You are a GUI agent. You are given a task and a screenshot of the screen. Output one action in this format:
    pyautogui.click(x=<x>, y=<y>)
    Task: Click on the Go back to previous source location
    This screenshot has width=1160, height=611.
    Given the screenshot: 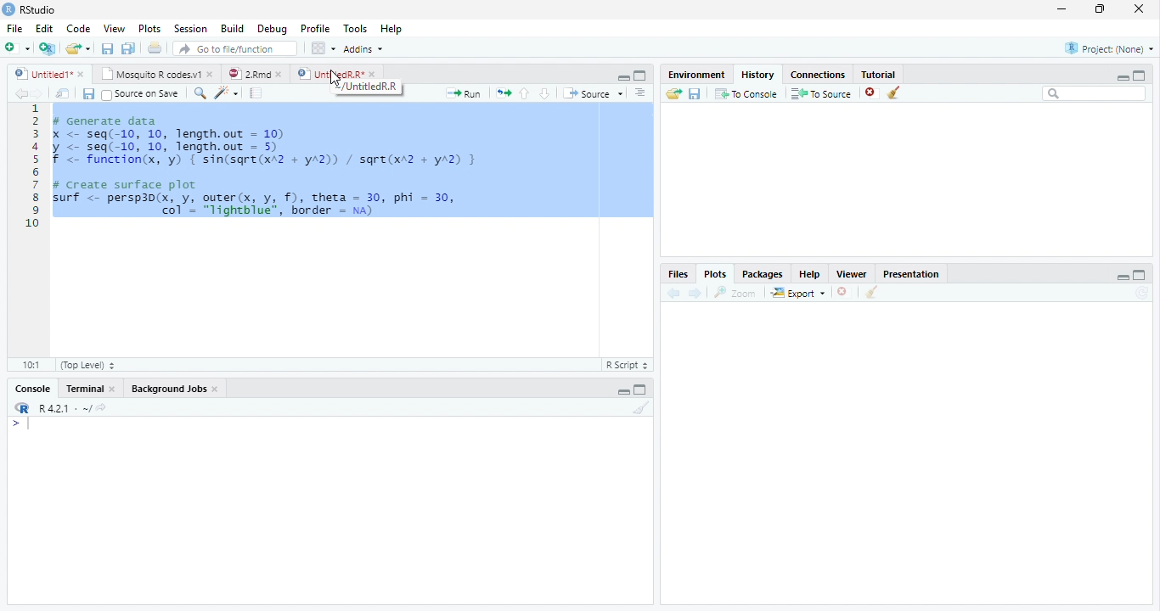 What is the action you would take?
    pyautogui.click(x=20, y=93)
    